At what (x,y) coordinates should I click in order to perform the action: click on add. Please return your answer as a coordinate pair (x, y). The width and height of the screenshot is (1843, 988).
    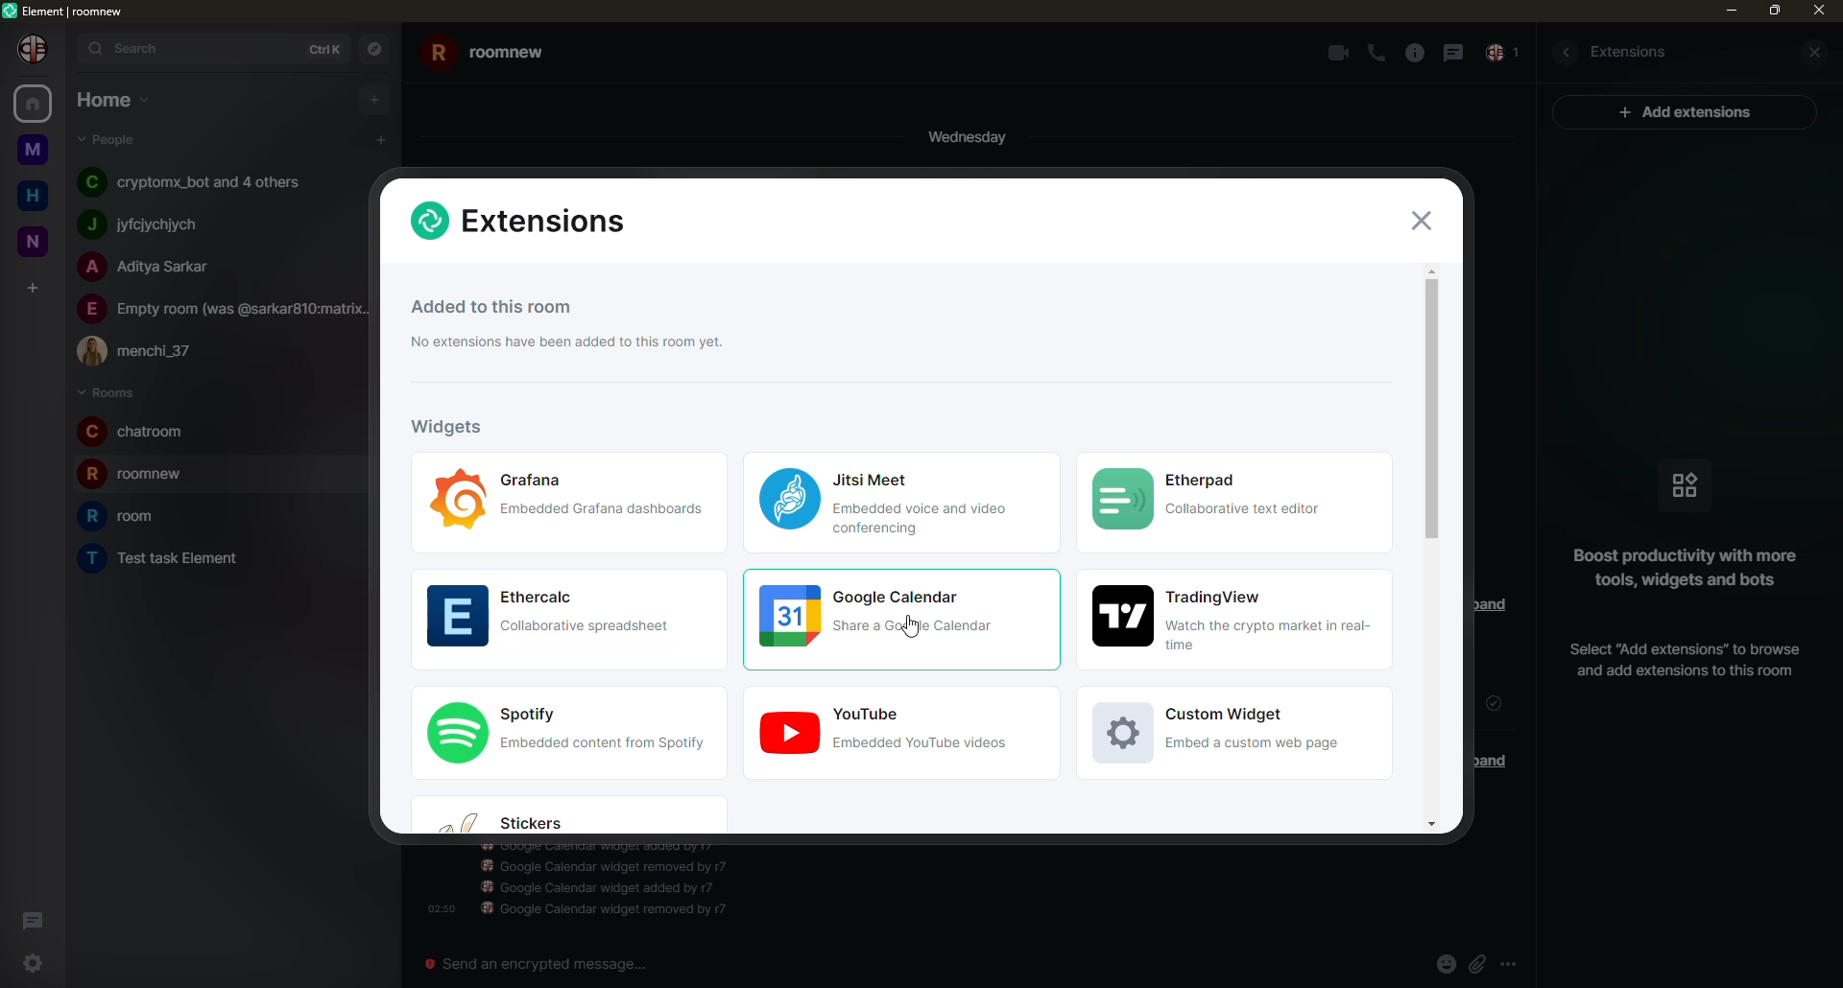
    Looking at the image, I should click on (33, 288).